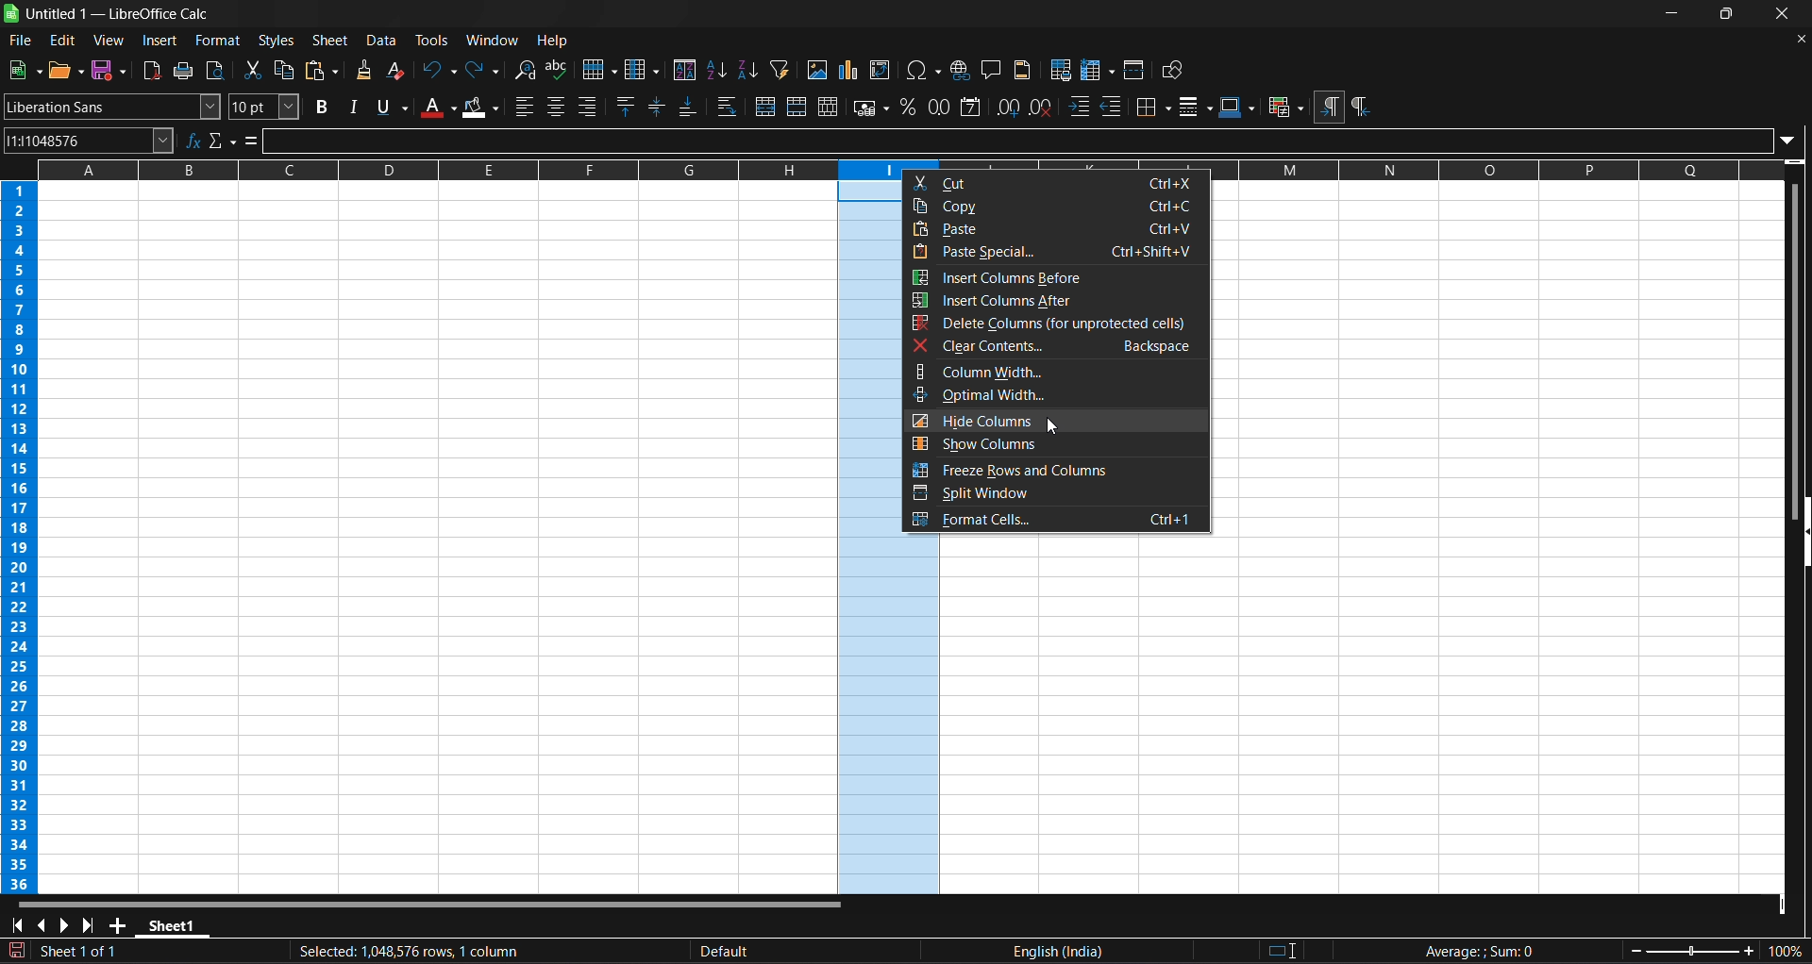 The height and width of the screenshot is (964, 1812). I want to click on print, so click(184, 71).